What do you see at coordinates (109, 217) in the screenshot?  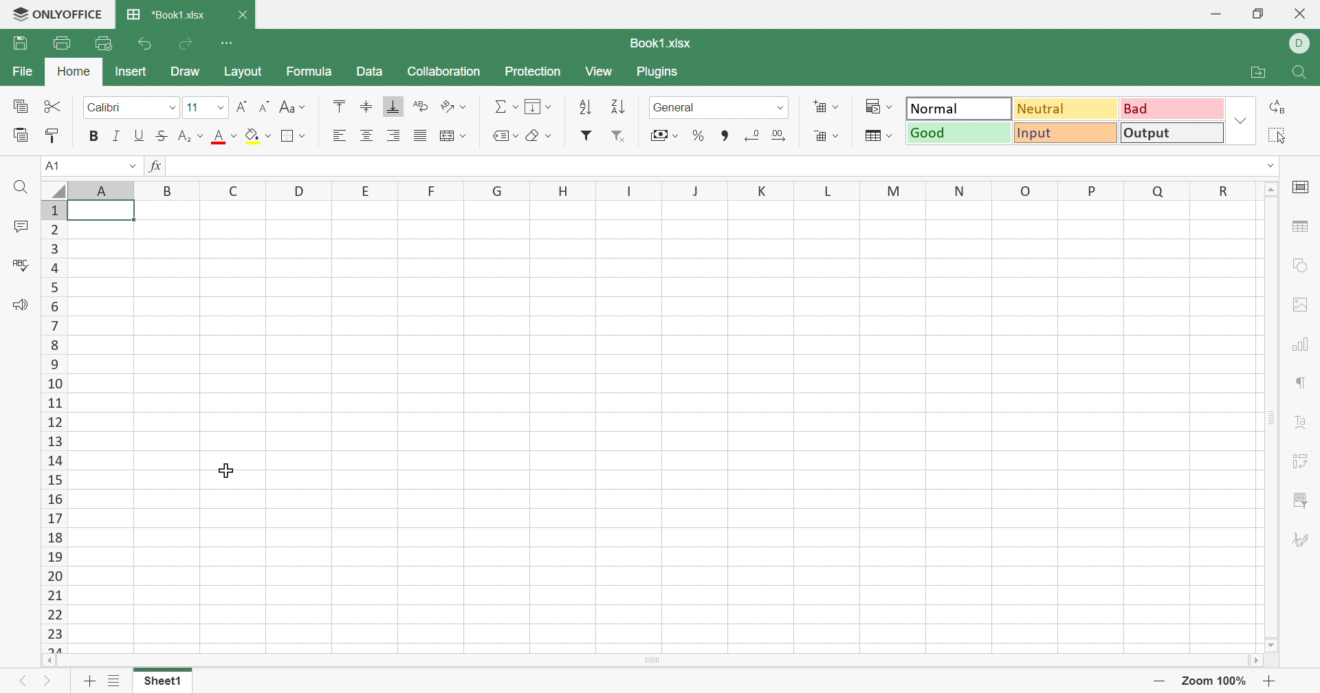 I see `Cell A1 highlighted` at bounding box center [109, 217].